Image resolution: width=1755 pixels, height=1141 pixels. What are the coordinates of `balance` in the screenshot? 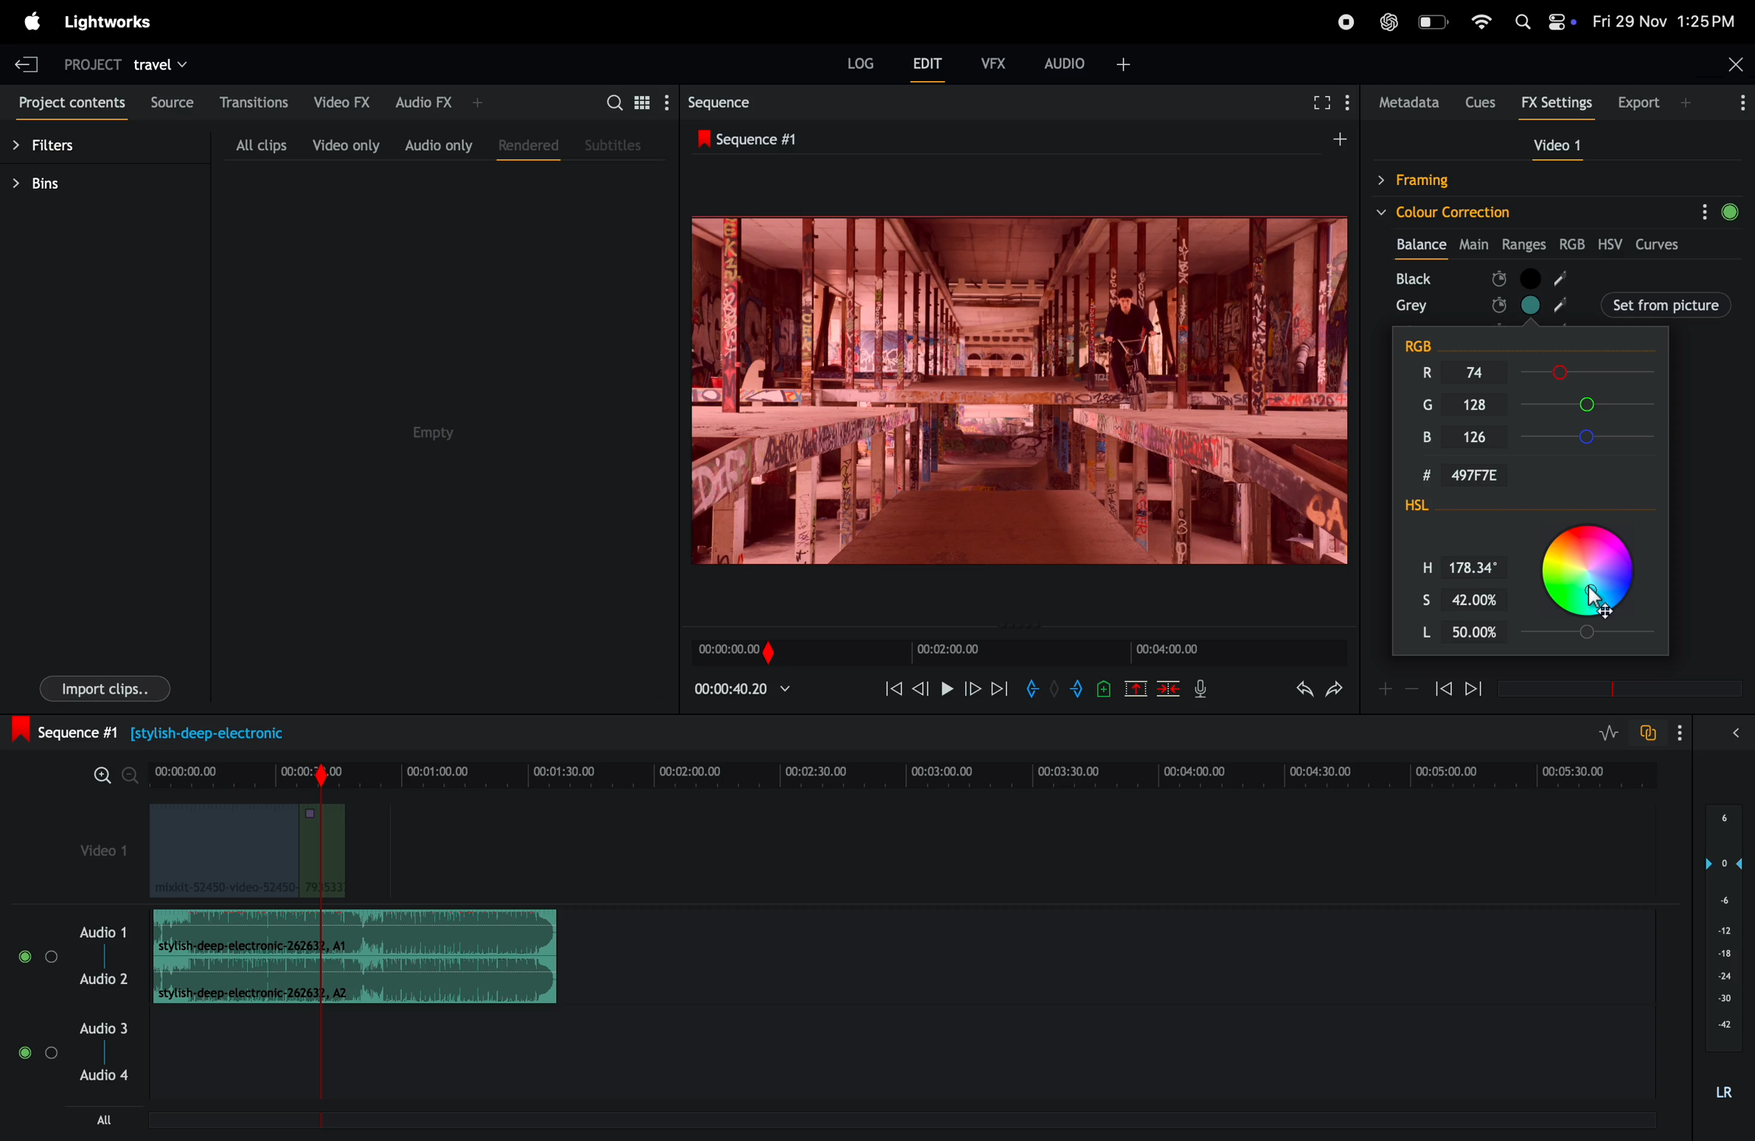 It's located at (1422, 242).